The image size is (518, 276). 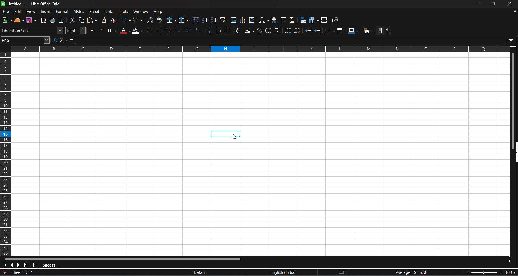 What do you see at coordinates (158, 12) in the screenshot?
I see `help` at bounding box center [158, 12].